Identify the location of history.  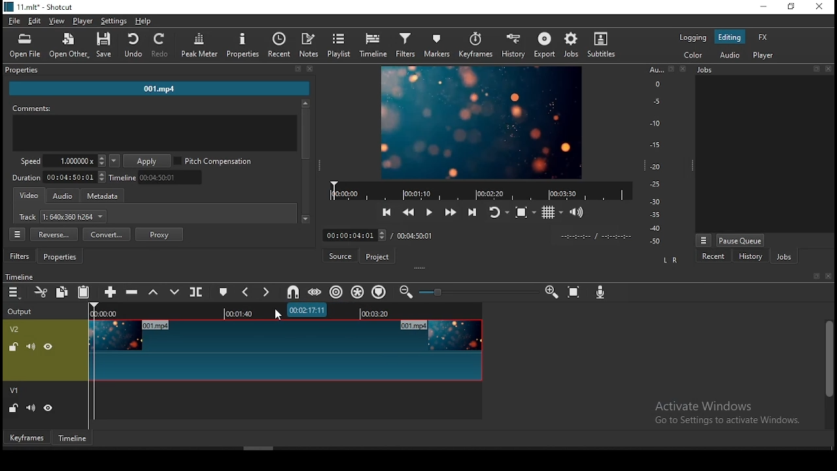
(517, 46).